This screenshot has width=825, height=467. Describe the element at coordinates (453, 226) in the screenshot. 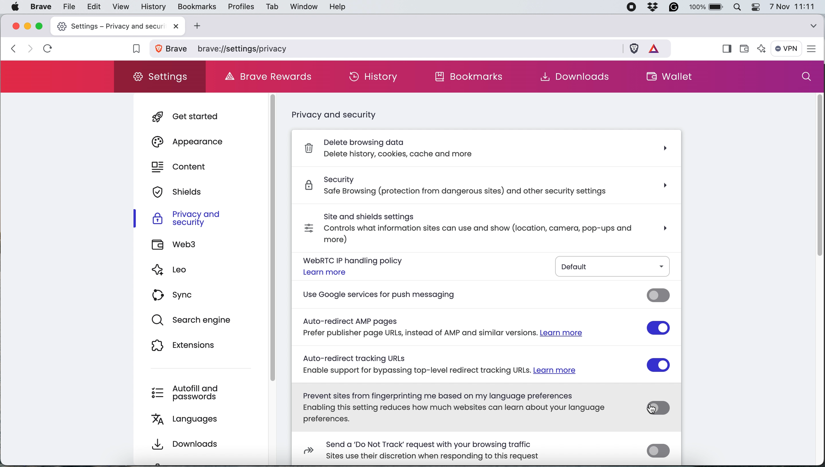

I see `site and shields settings controls what information sites can use and show (location, camera, pop-ups and more)` at that location.